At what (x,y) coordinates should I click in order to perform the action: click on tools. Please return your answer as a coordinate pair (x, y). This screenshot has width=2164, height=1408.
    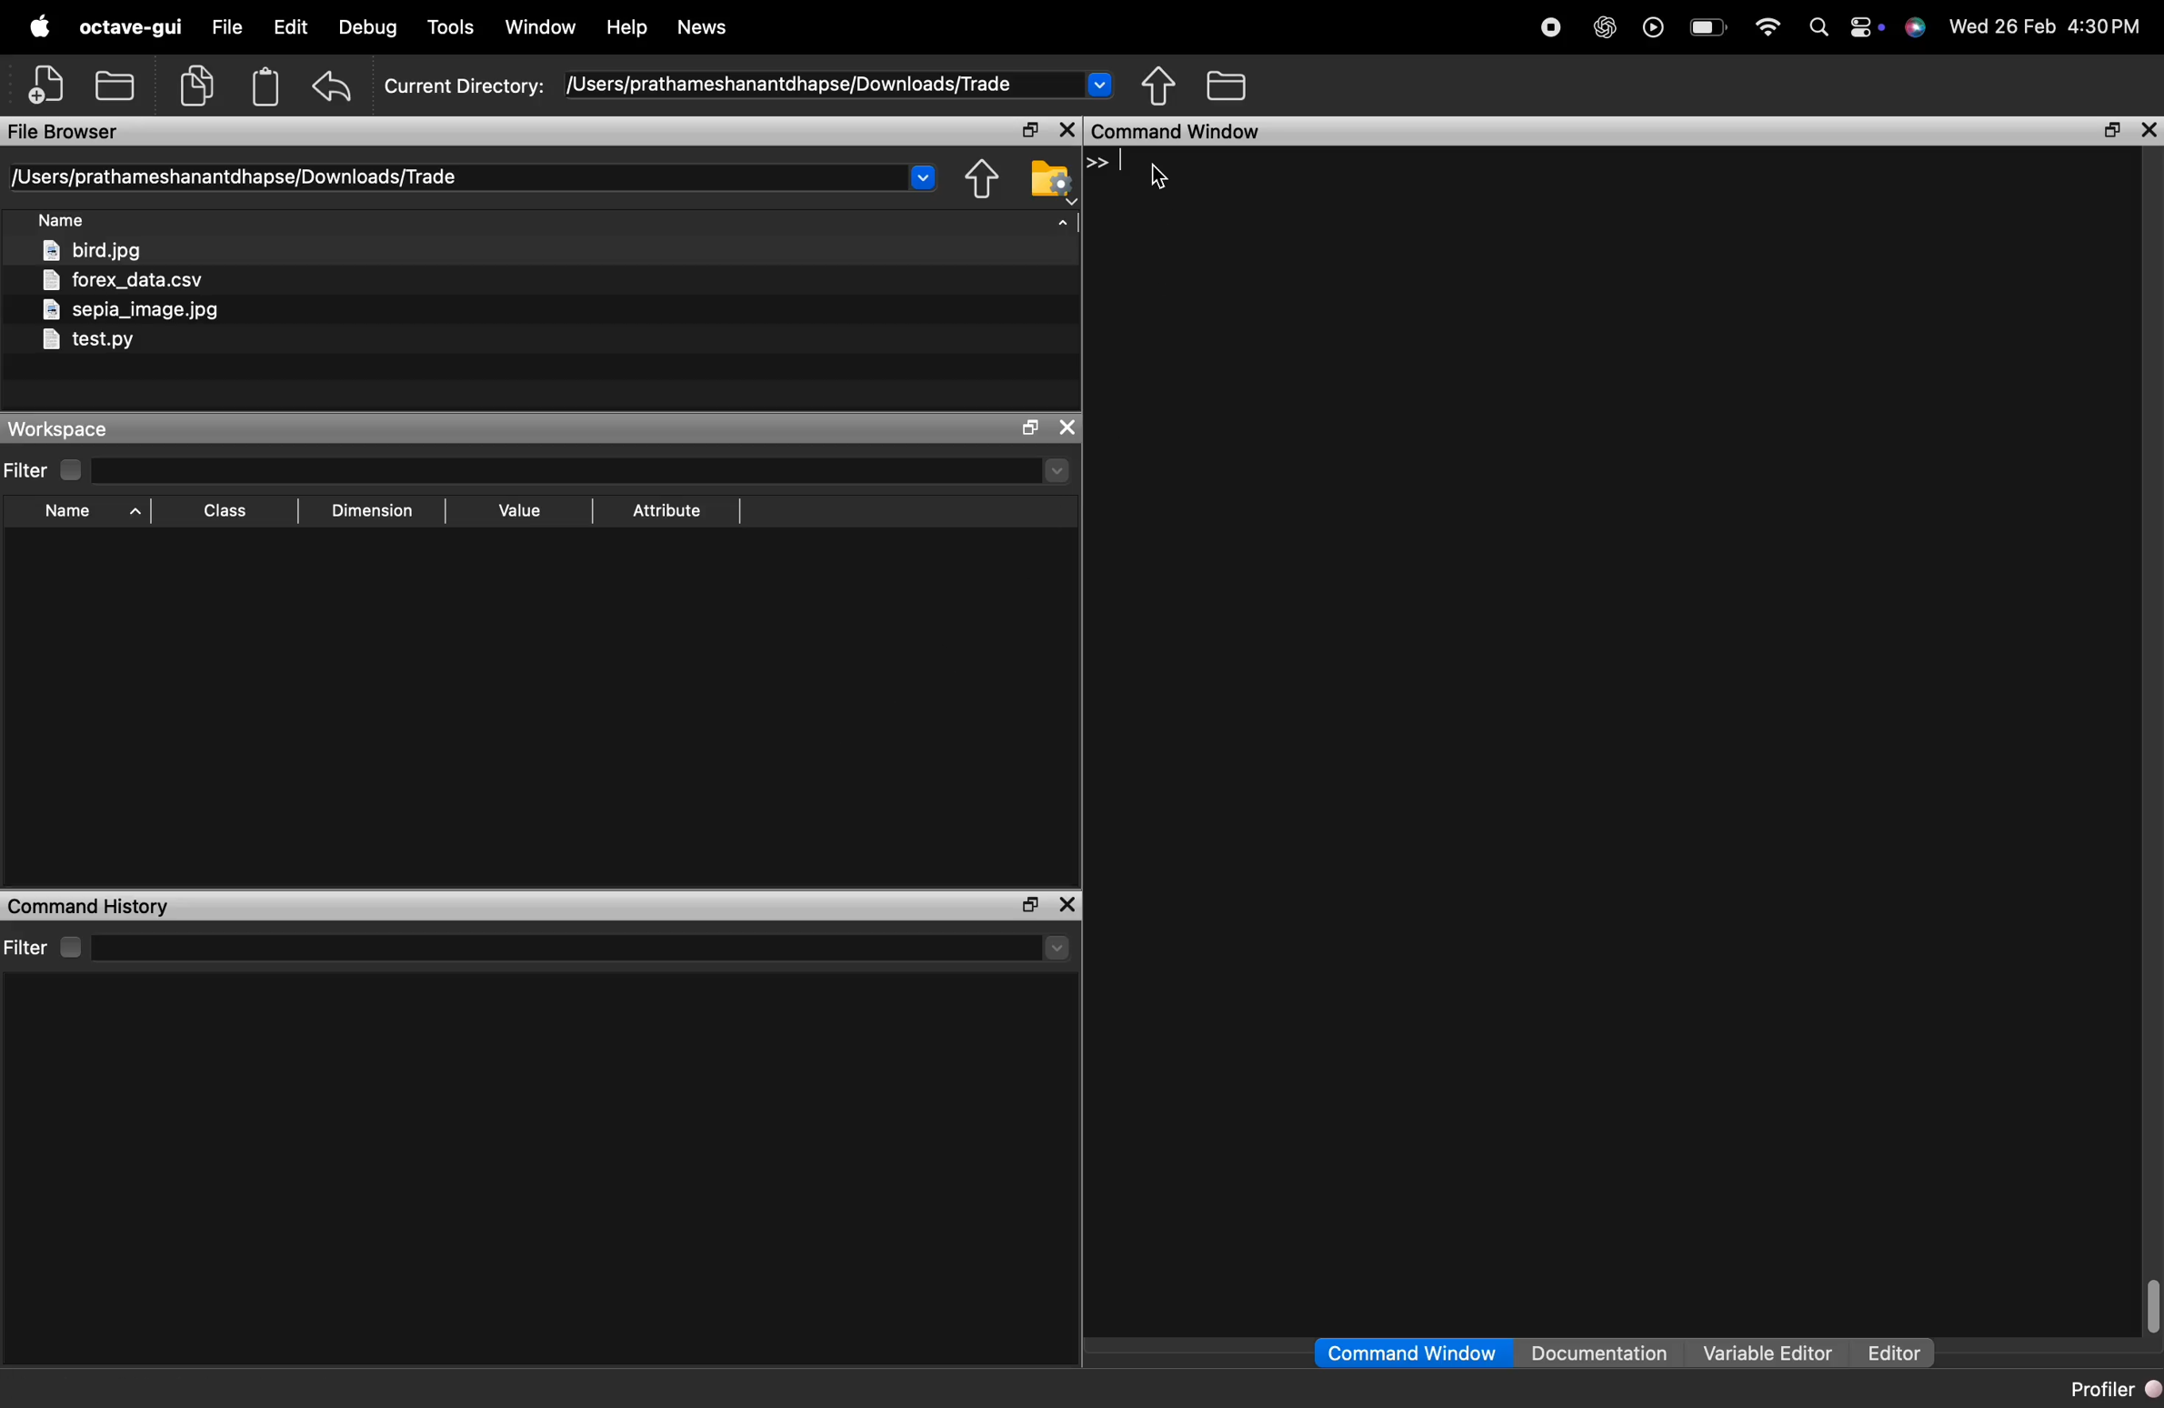
    Looking at the image, I should click on (454, 27).